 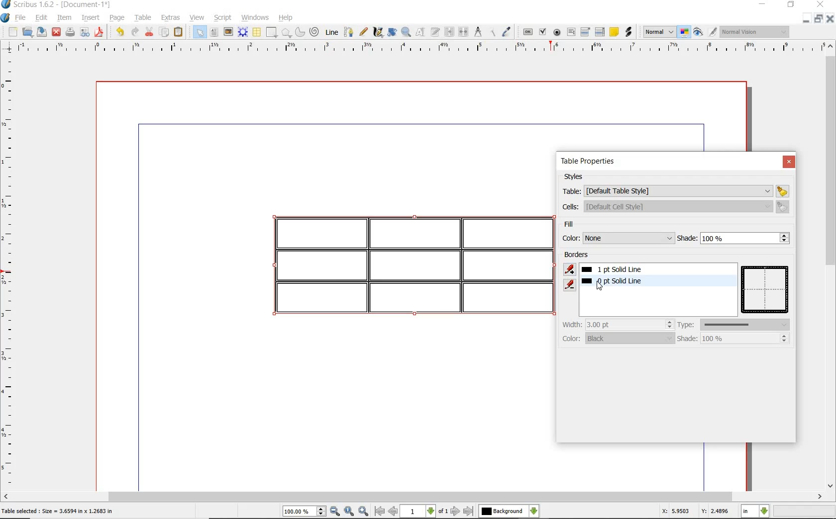 What do you see at coordinates (93, 17) in the screenshot?
I see `insert` at bounding box center [93, 17].